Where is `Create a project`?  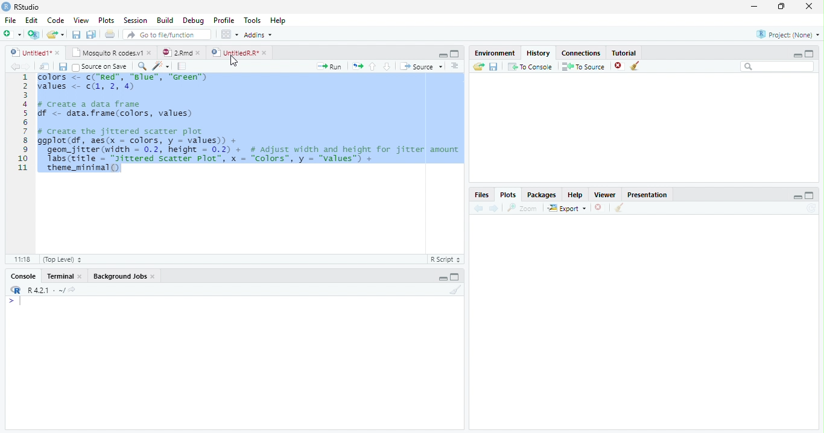
Create a project is located at coordinates (33, 34).